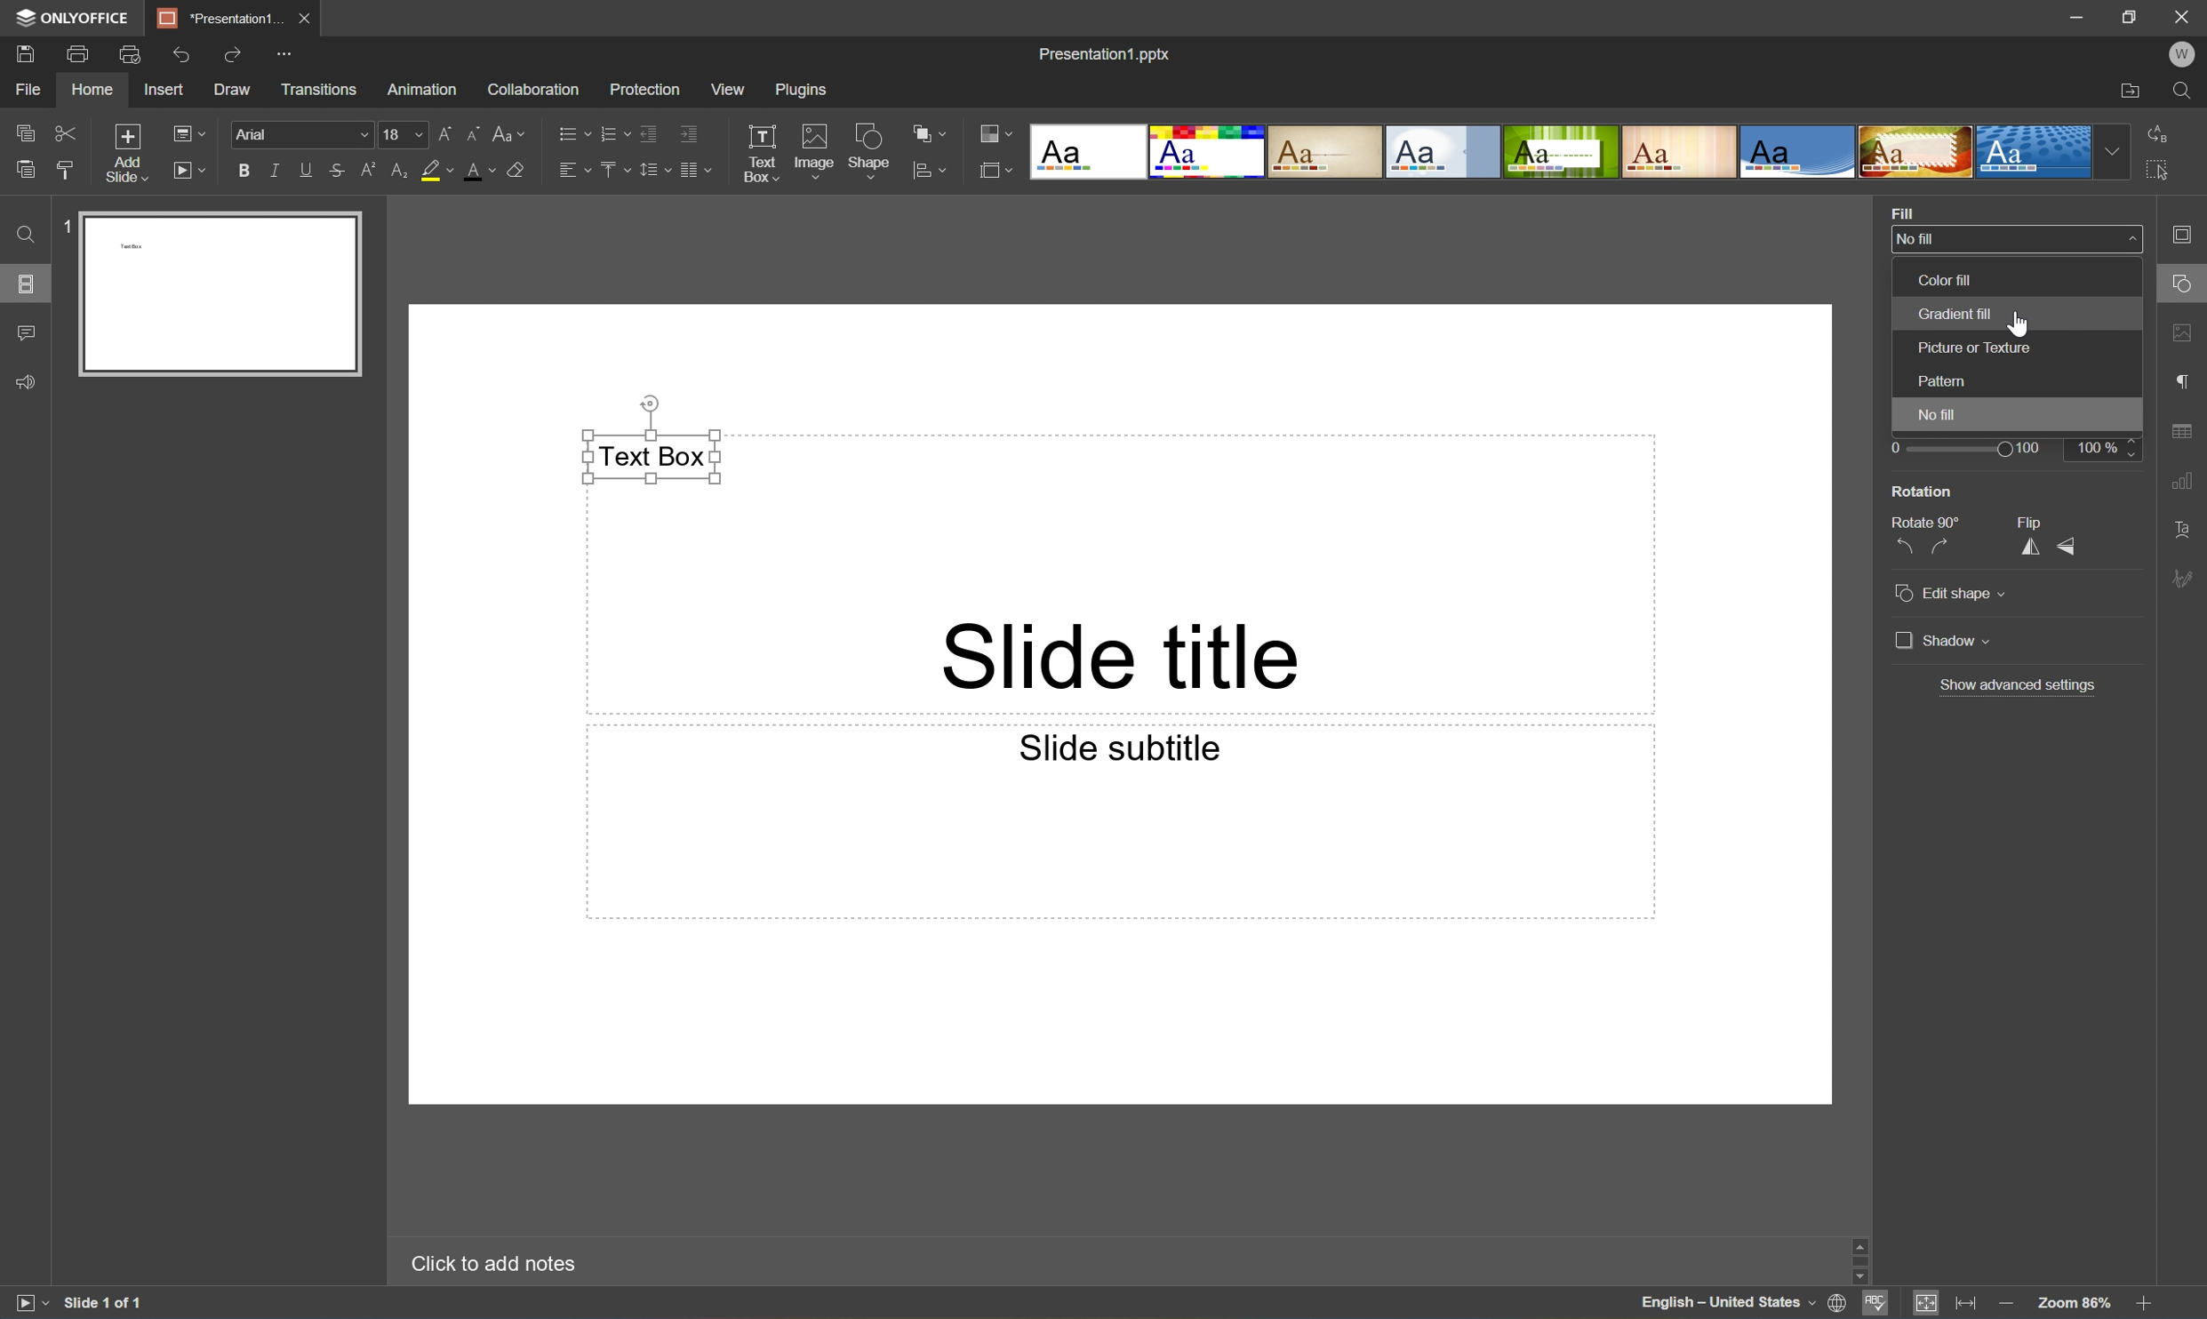 The width and height of the screenshot is (2207, 1319). Describe the element at coordinates (2075, 14) in the screenshot. I see `Minimize` at that location.